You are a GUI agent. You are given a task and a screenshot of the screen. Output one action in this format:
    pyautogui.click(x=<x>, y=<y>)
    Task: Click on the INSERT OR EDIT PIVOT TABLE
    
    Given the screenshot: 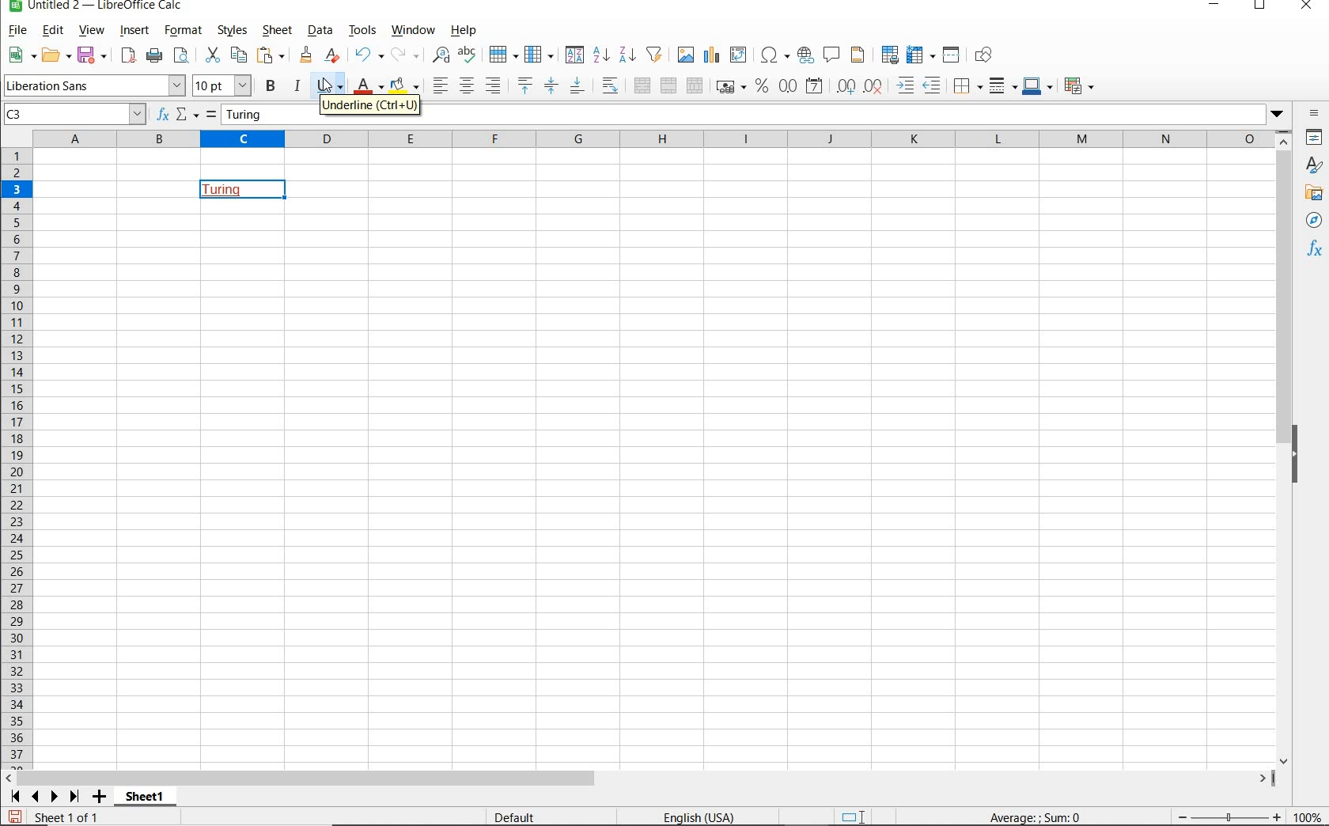 What is the action you would take?
    pyautogui.click(x=738, y=55)
    